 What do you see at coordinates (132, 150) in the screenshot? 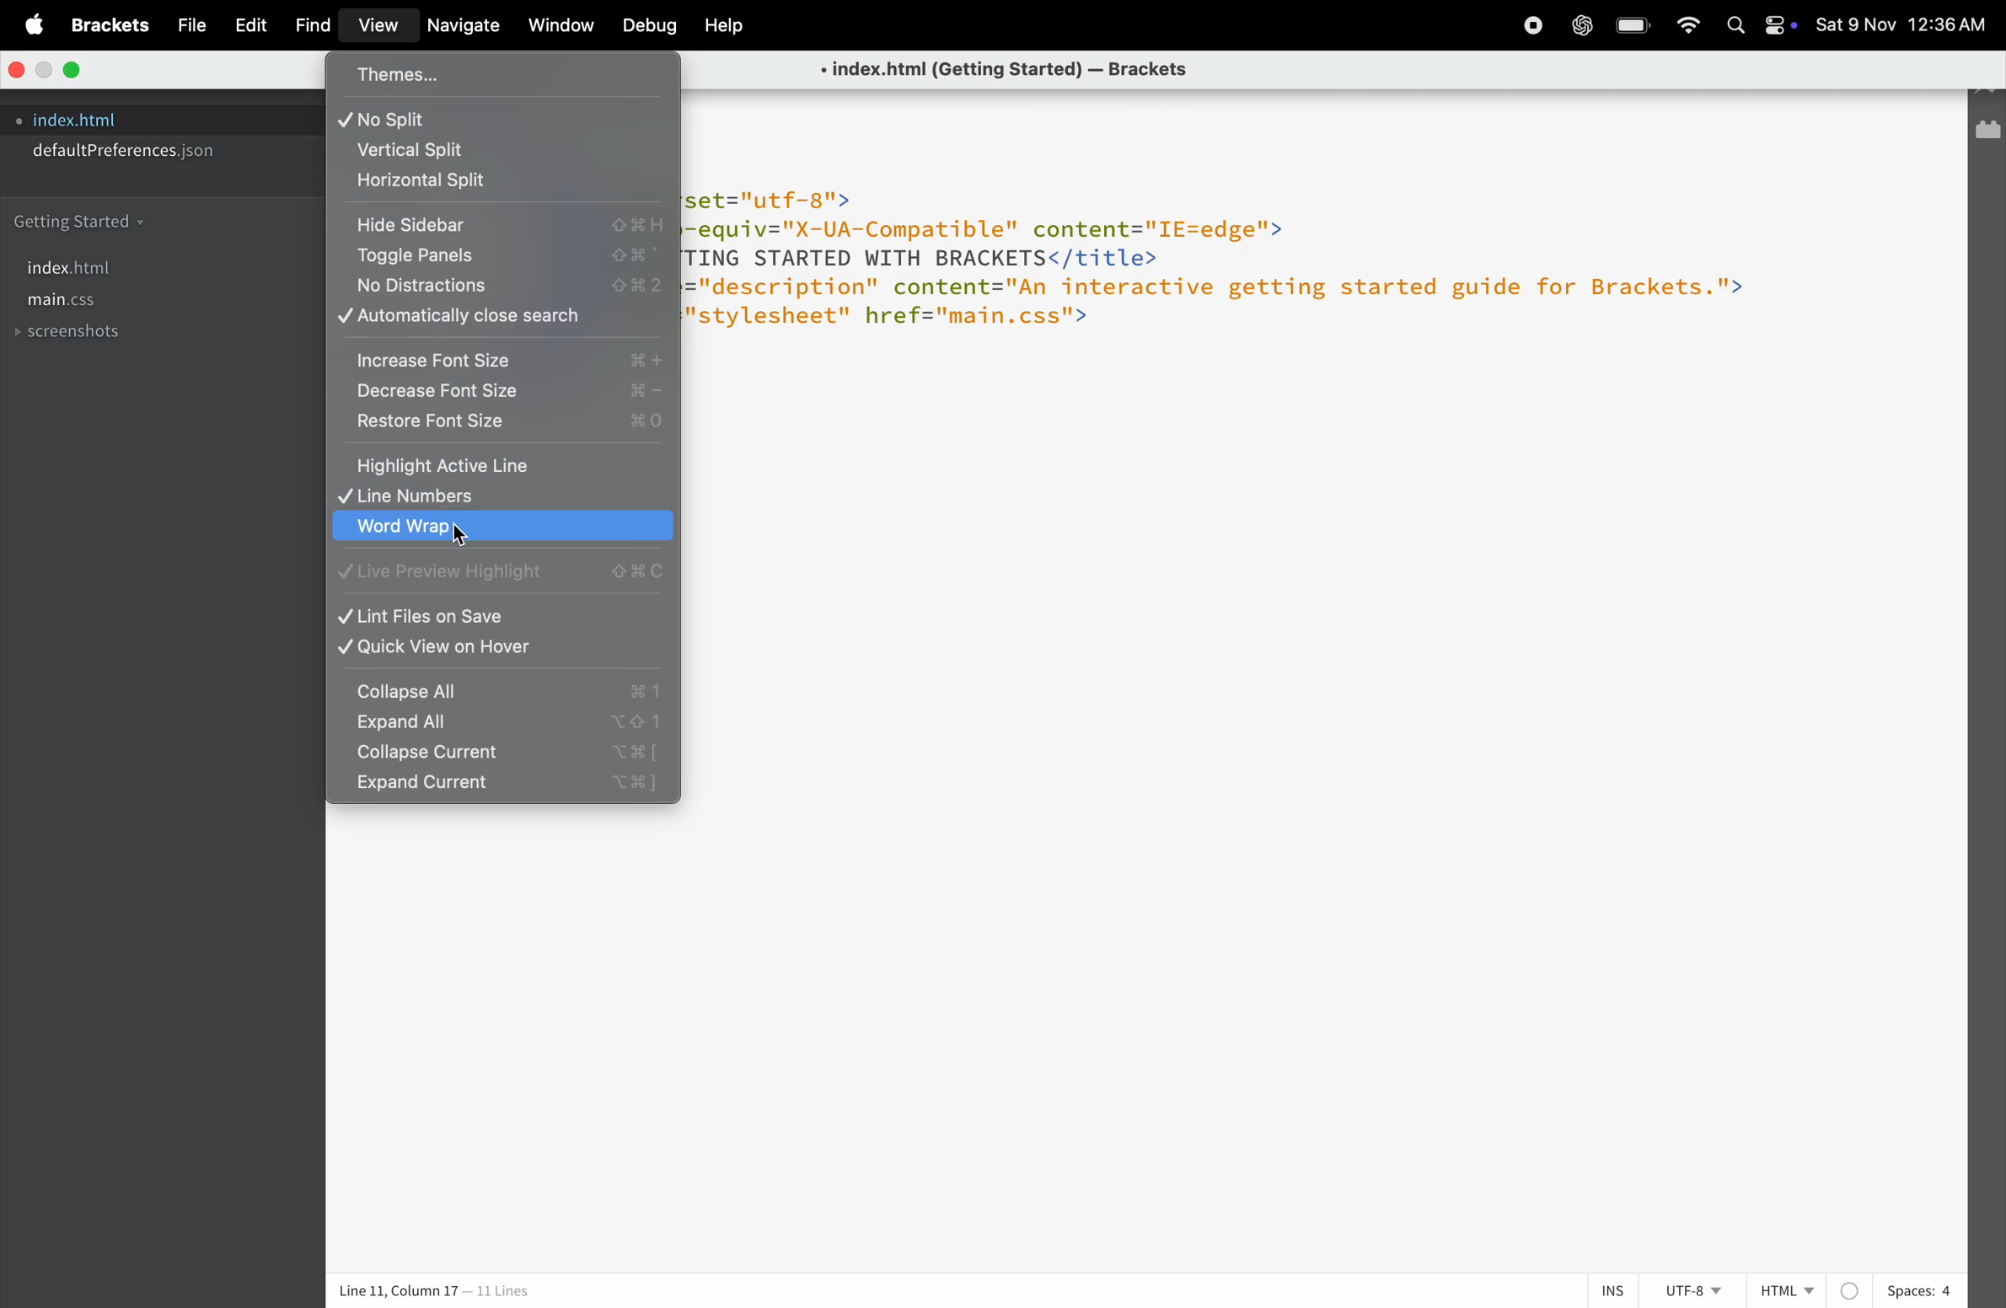
I see `default preferences` at bounding box center [132, 150].